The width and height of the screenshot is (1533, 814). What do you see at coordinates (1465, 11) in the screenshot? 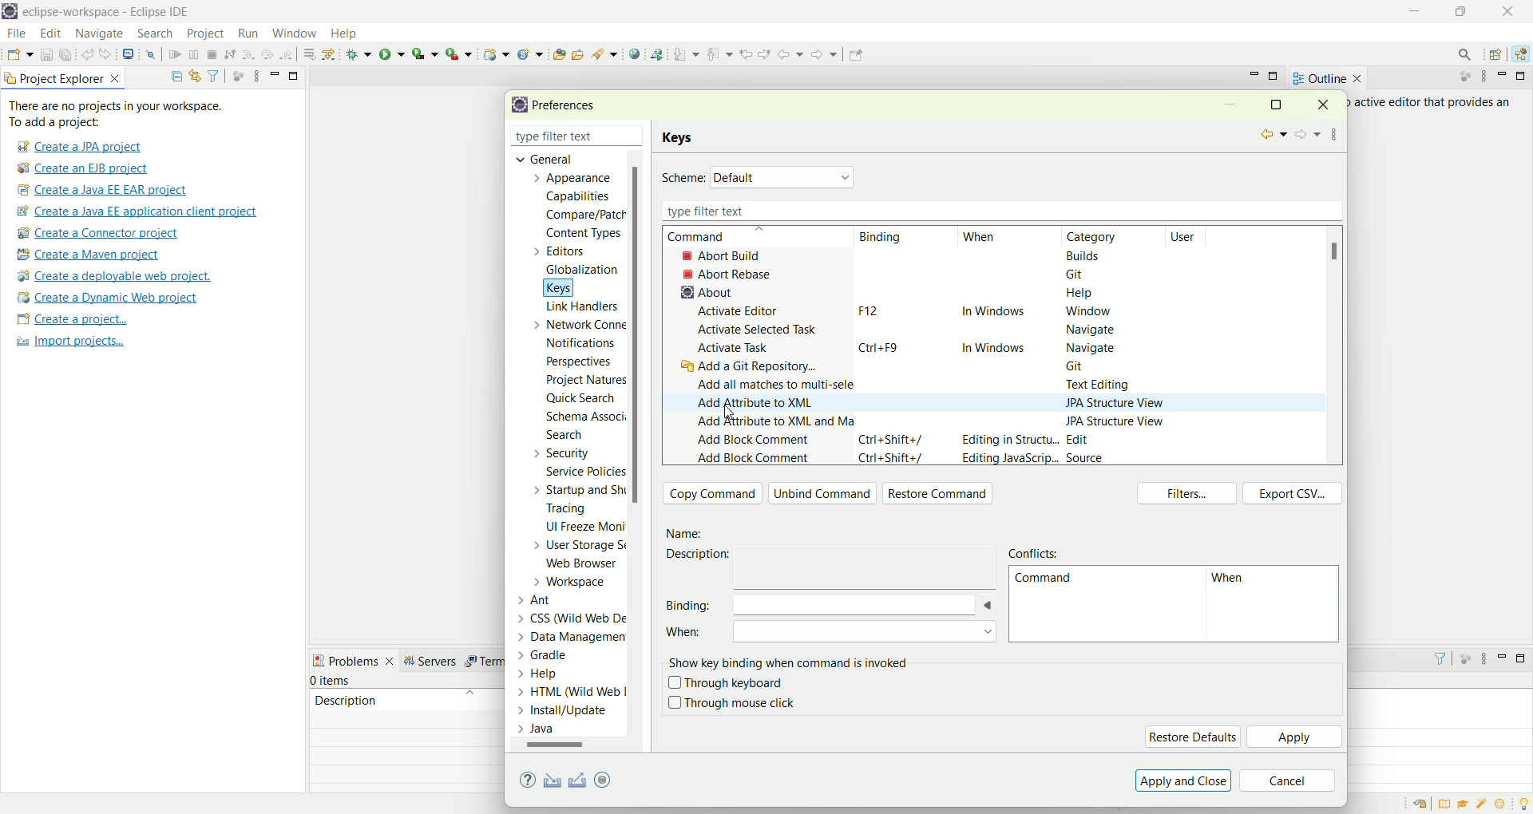
I see `maximize` at bounding box center [1465, 11].